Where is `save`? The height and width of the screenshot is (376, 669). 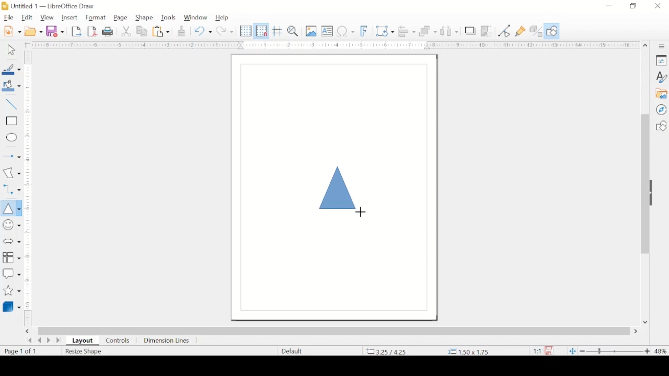 save is located at coordinates (55, 31).